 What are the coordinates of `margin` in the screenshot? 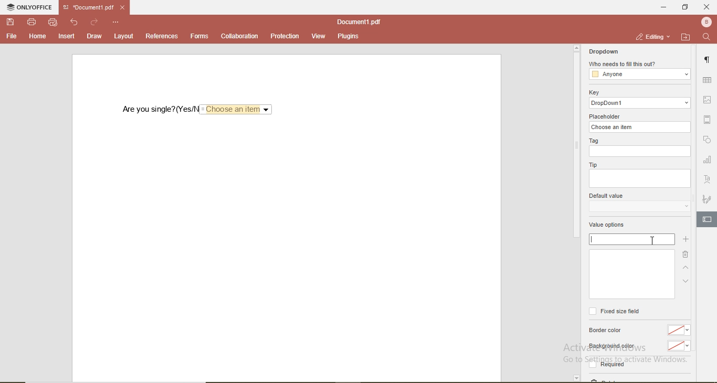 It's located at (708, 118).